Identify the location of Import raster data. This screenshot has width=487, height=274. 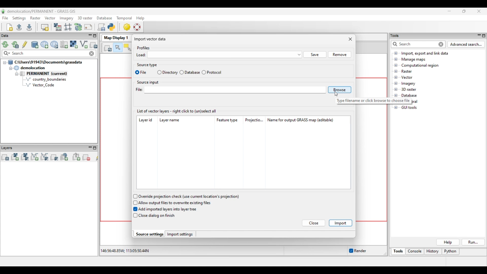
(73, 45).